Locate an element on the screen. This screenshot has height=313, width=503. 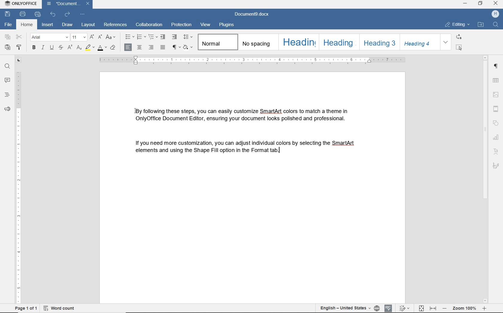
track chnges is located at coordinates (406, 307).